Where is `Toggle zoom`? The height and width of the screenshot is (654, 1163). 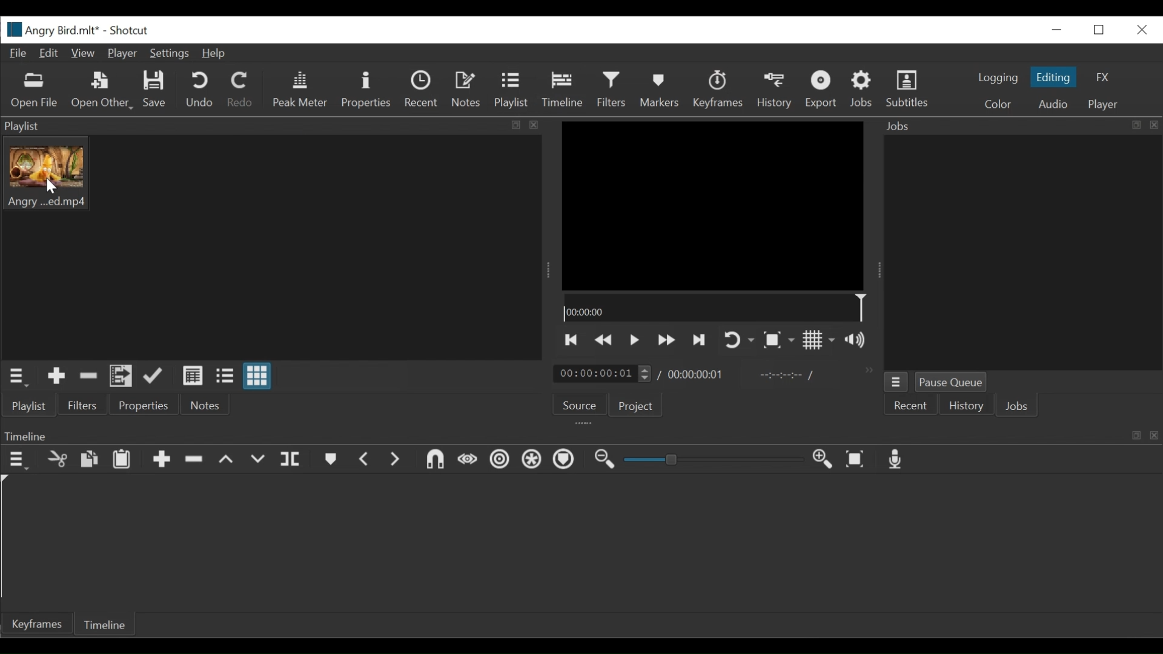 Toggle zoom is located at coordinates (778, 340).